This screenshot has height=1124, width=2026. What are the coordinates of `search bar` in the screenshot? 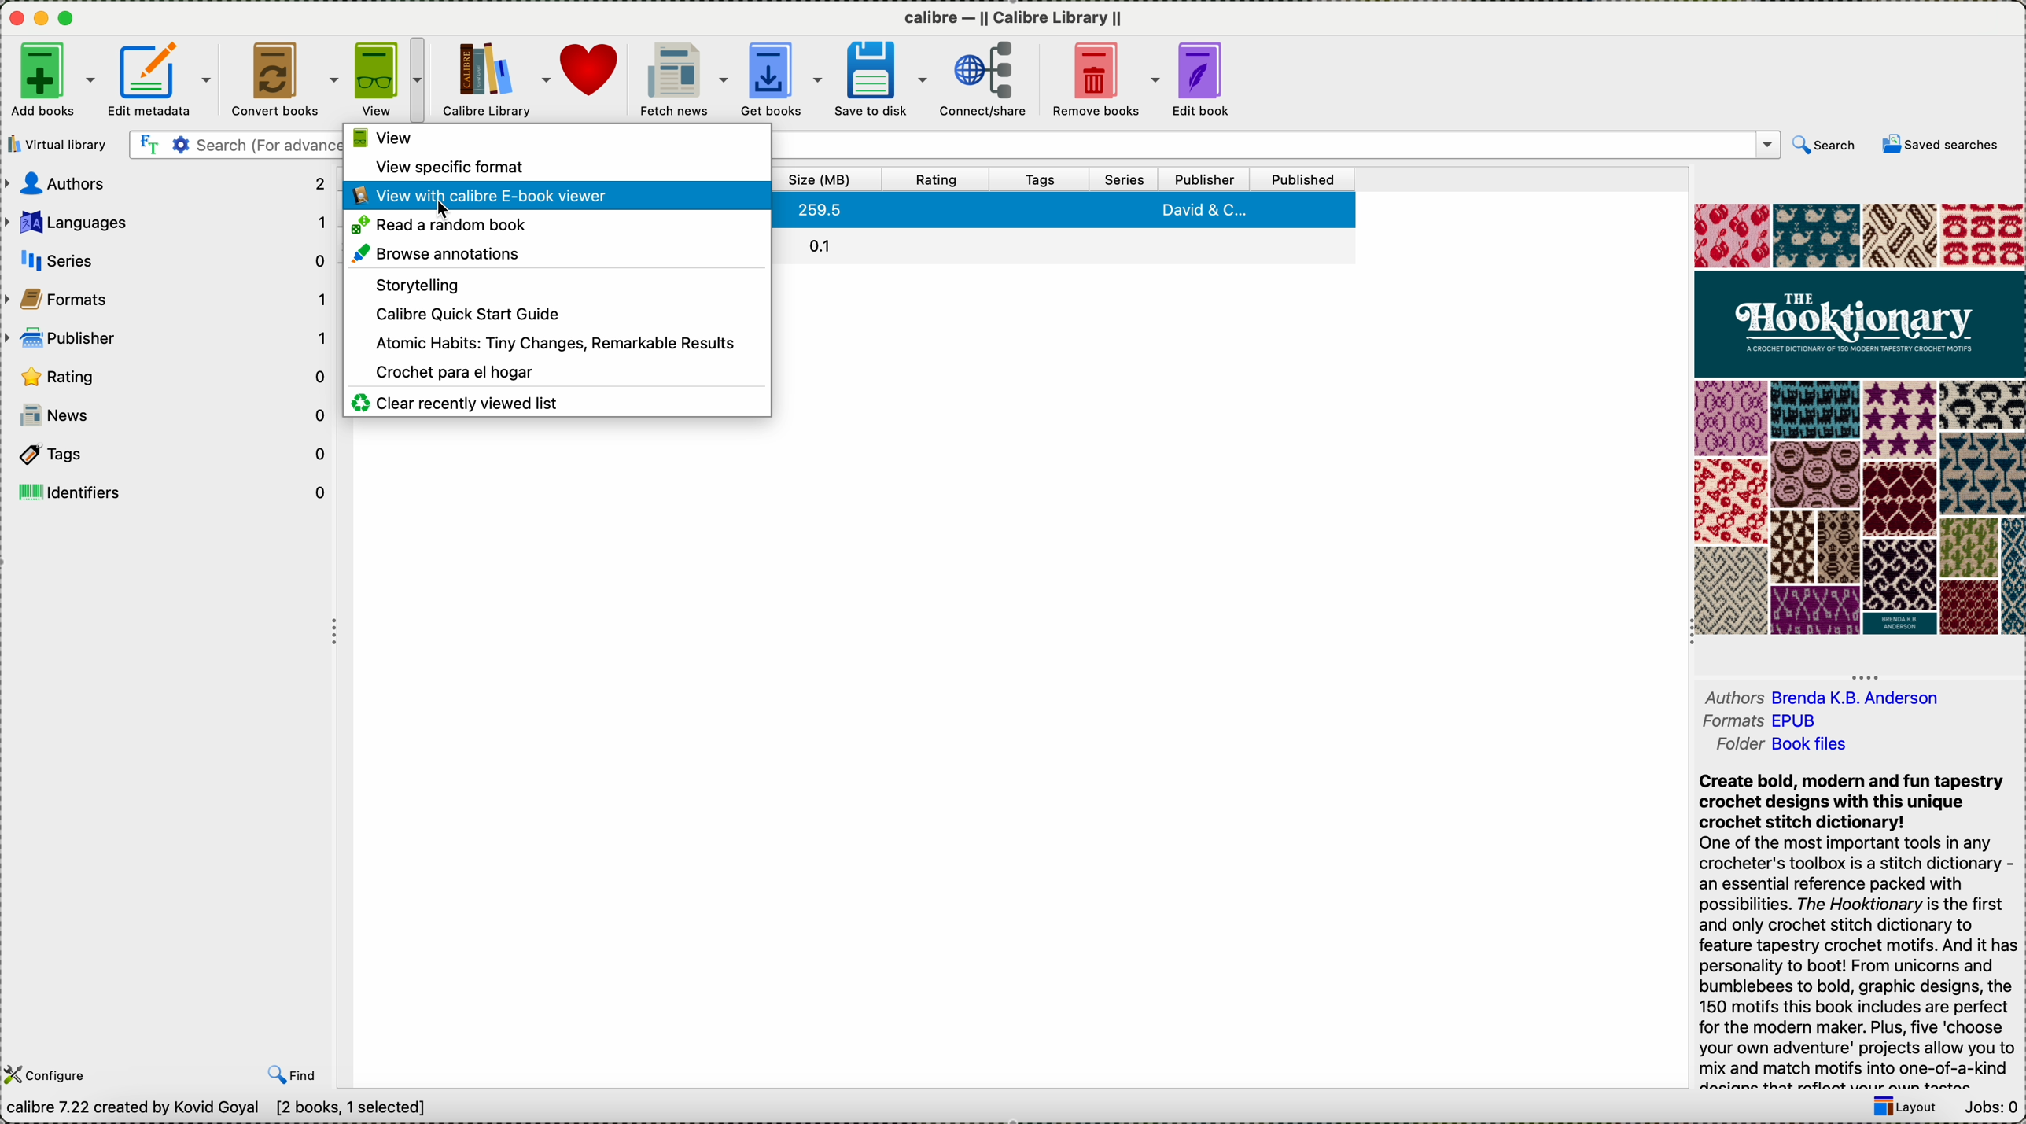 It's located at (230, 145).